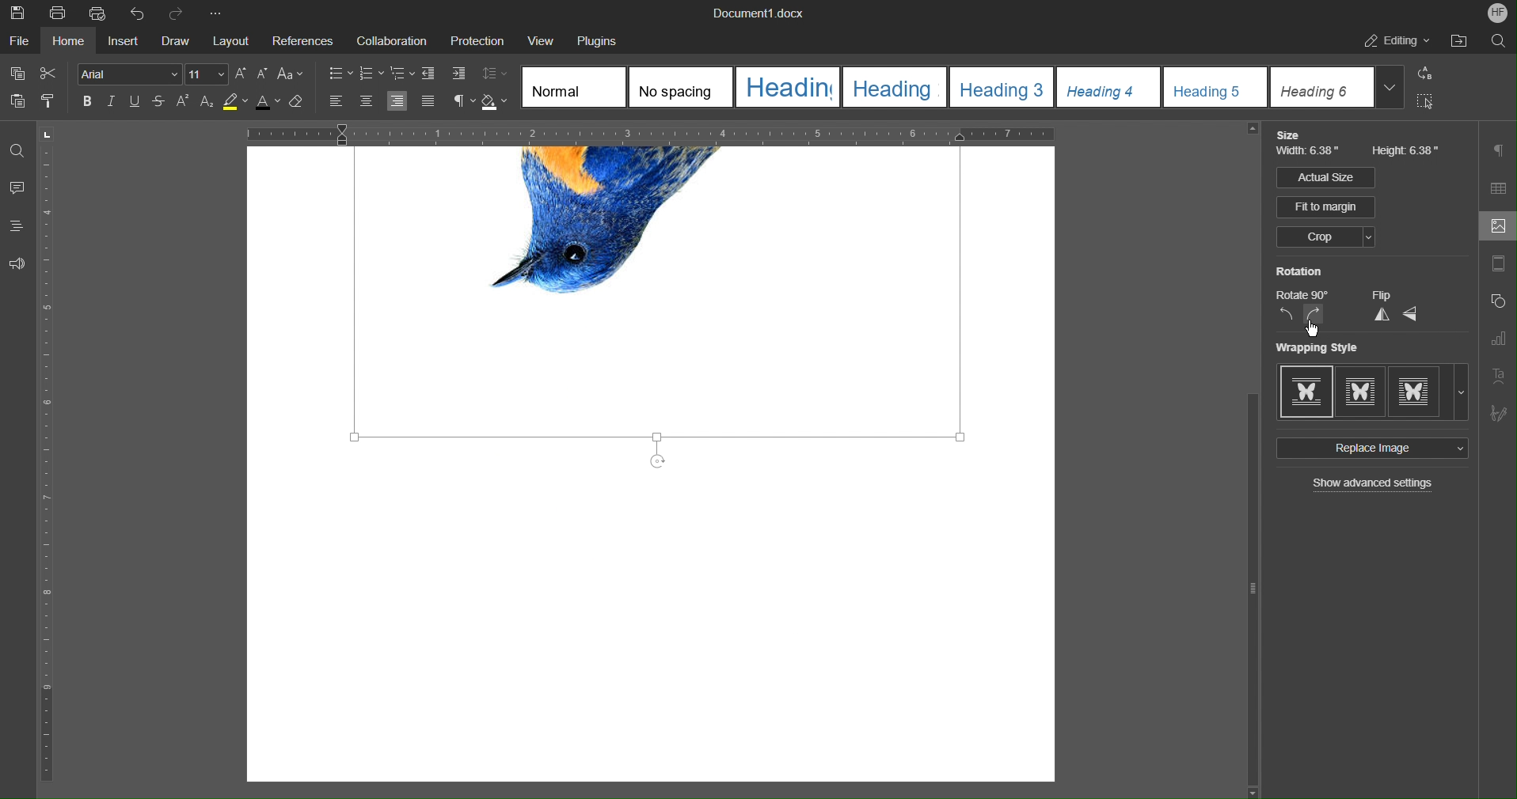 This screenshot has width=1517, height=799. What do you see at coordinates (1301, 271) in the screenshot?
I see `Rotation` at bounding box center [1301, 271].